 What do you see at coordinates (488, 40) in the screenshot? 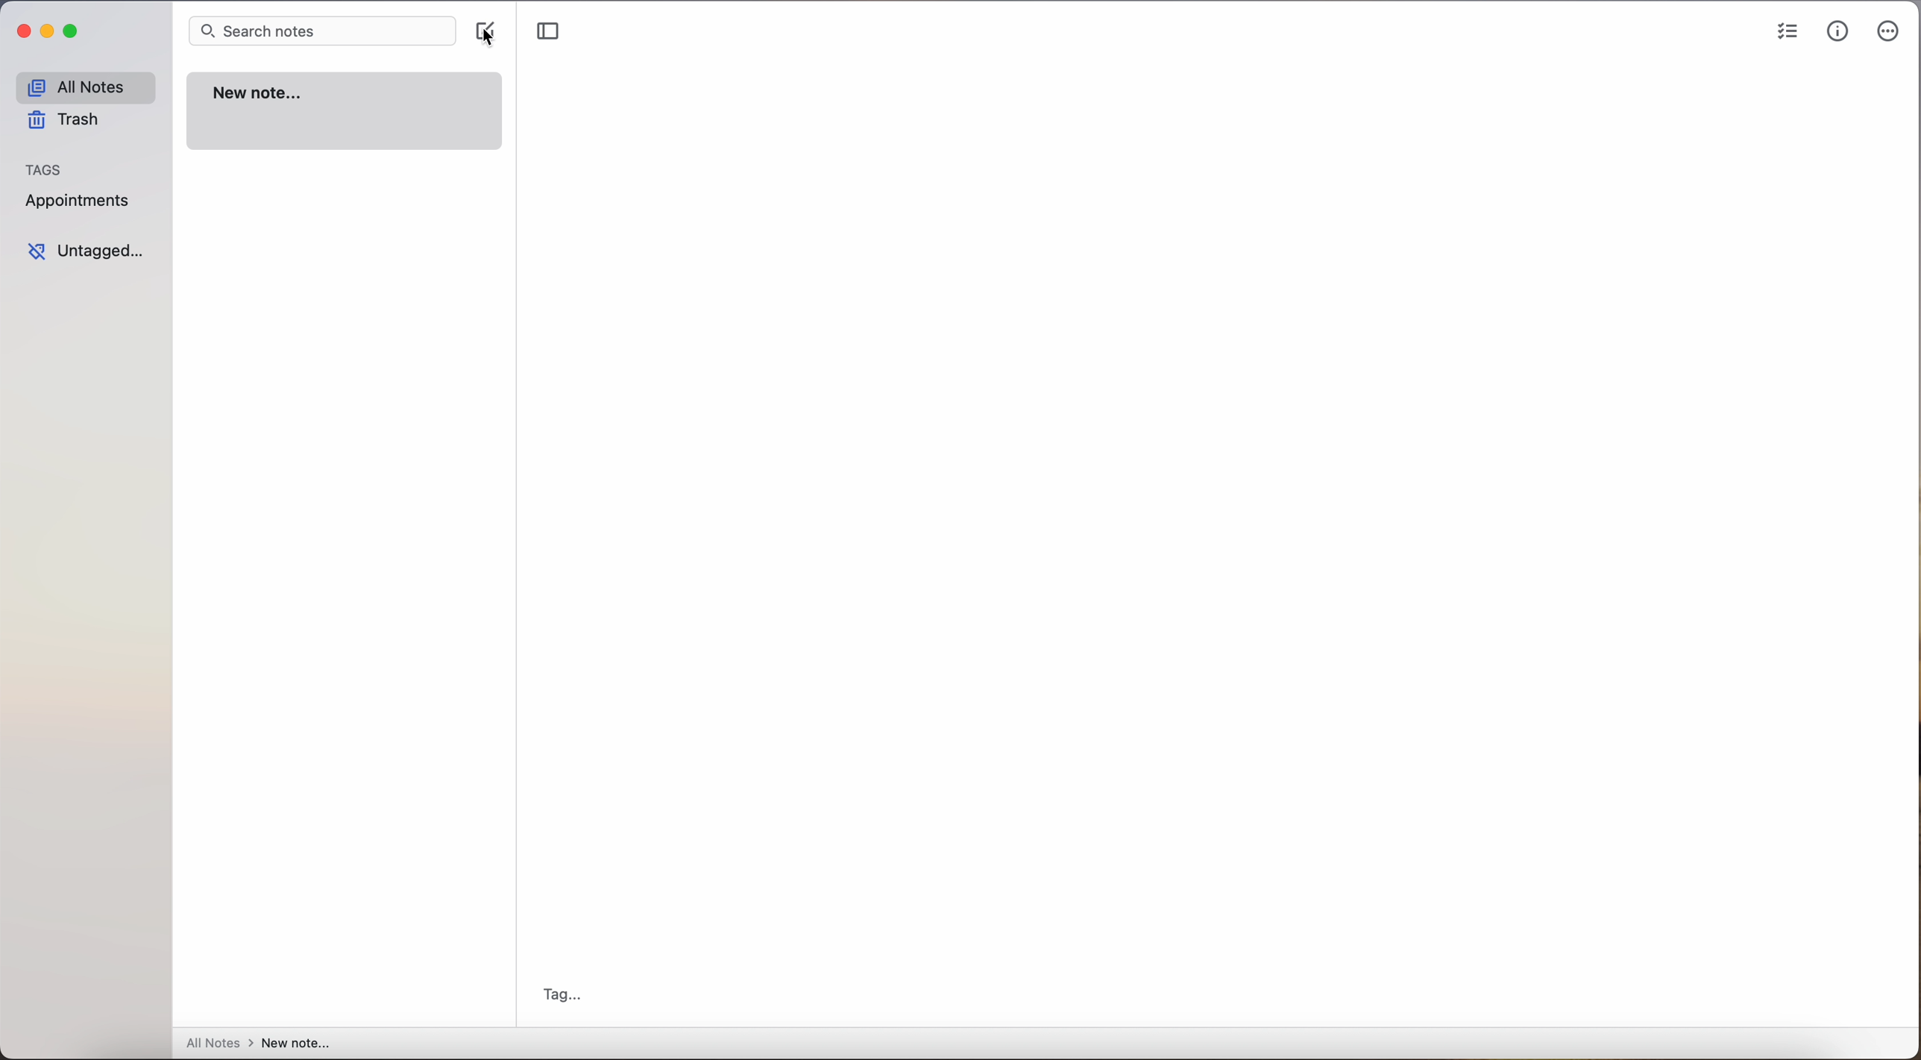
I see `cursor` at bounding box center [488, 40].